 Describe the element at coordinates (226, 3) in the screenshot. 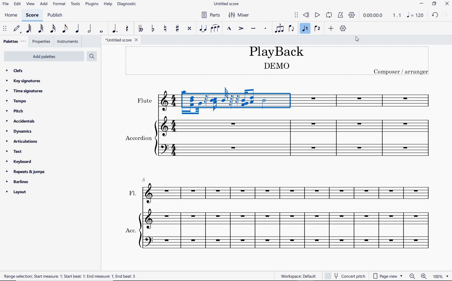

I see `file name` at that location.